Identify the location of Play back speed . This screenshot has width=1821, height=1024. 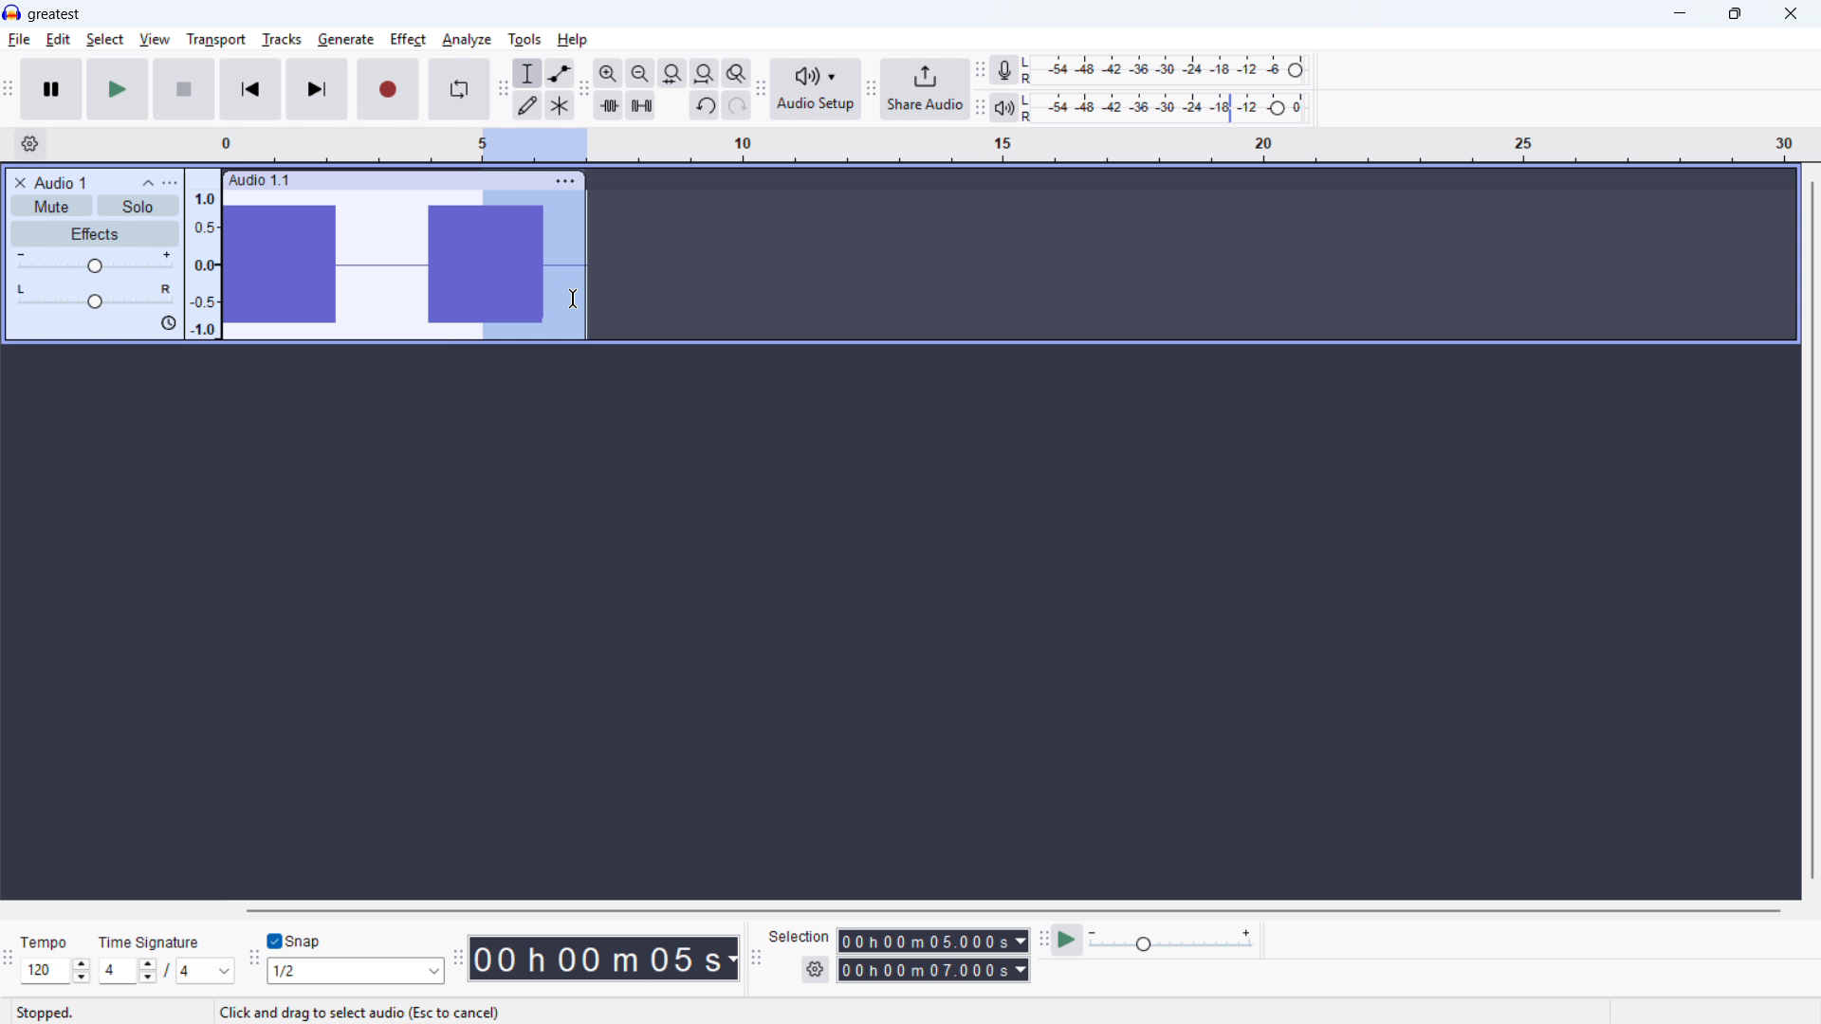
(1174, 941).